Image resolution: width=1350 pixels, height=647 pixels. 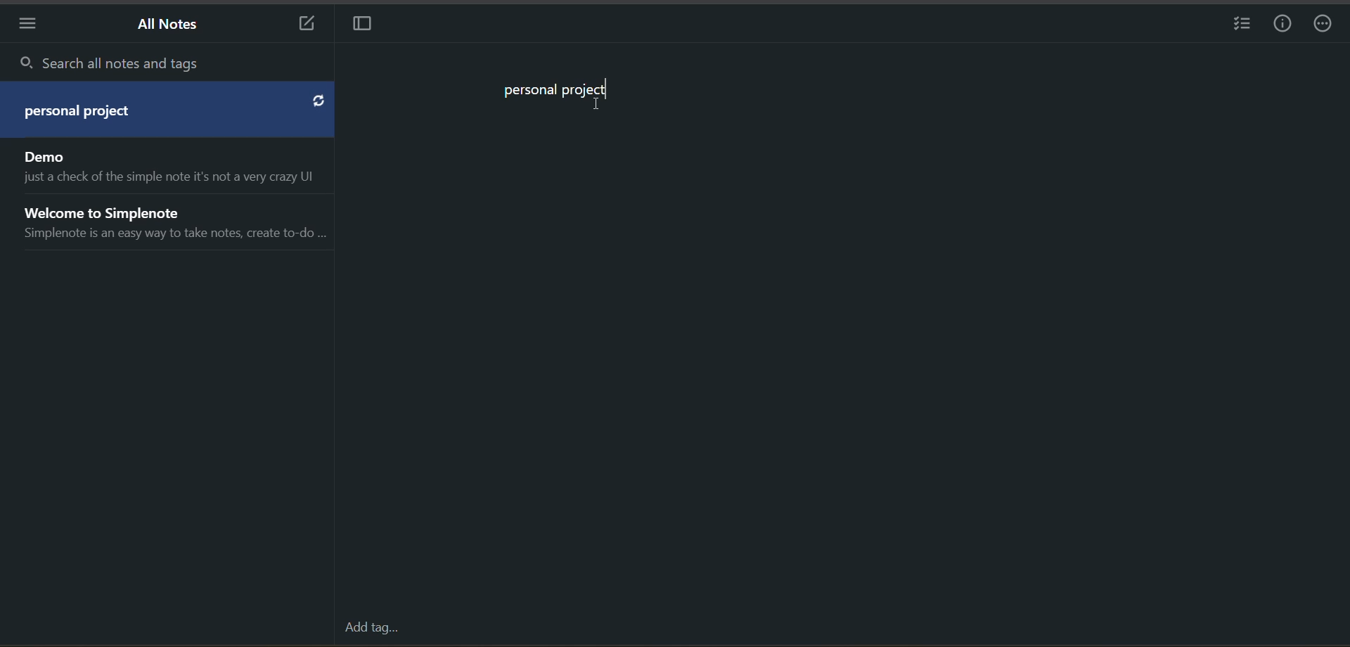 I want to click on note title or heading, so click(x=84, y=114).